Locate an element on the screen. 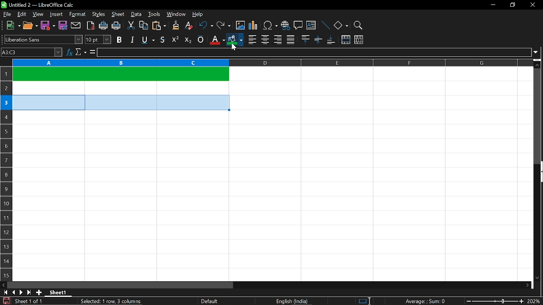 The image size is (543, 305). format is located at coordinates (78, 14).